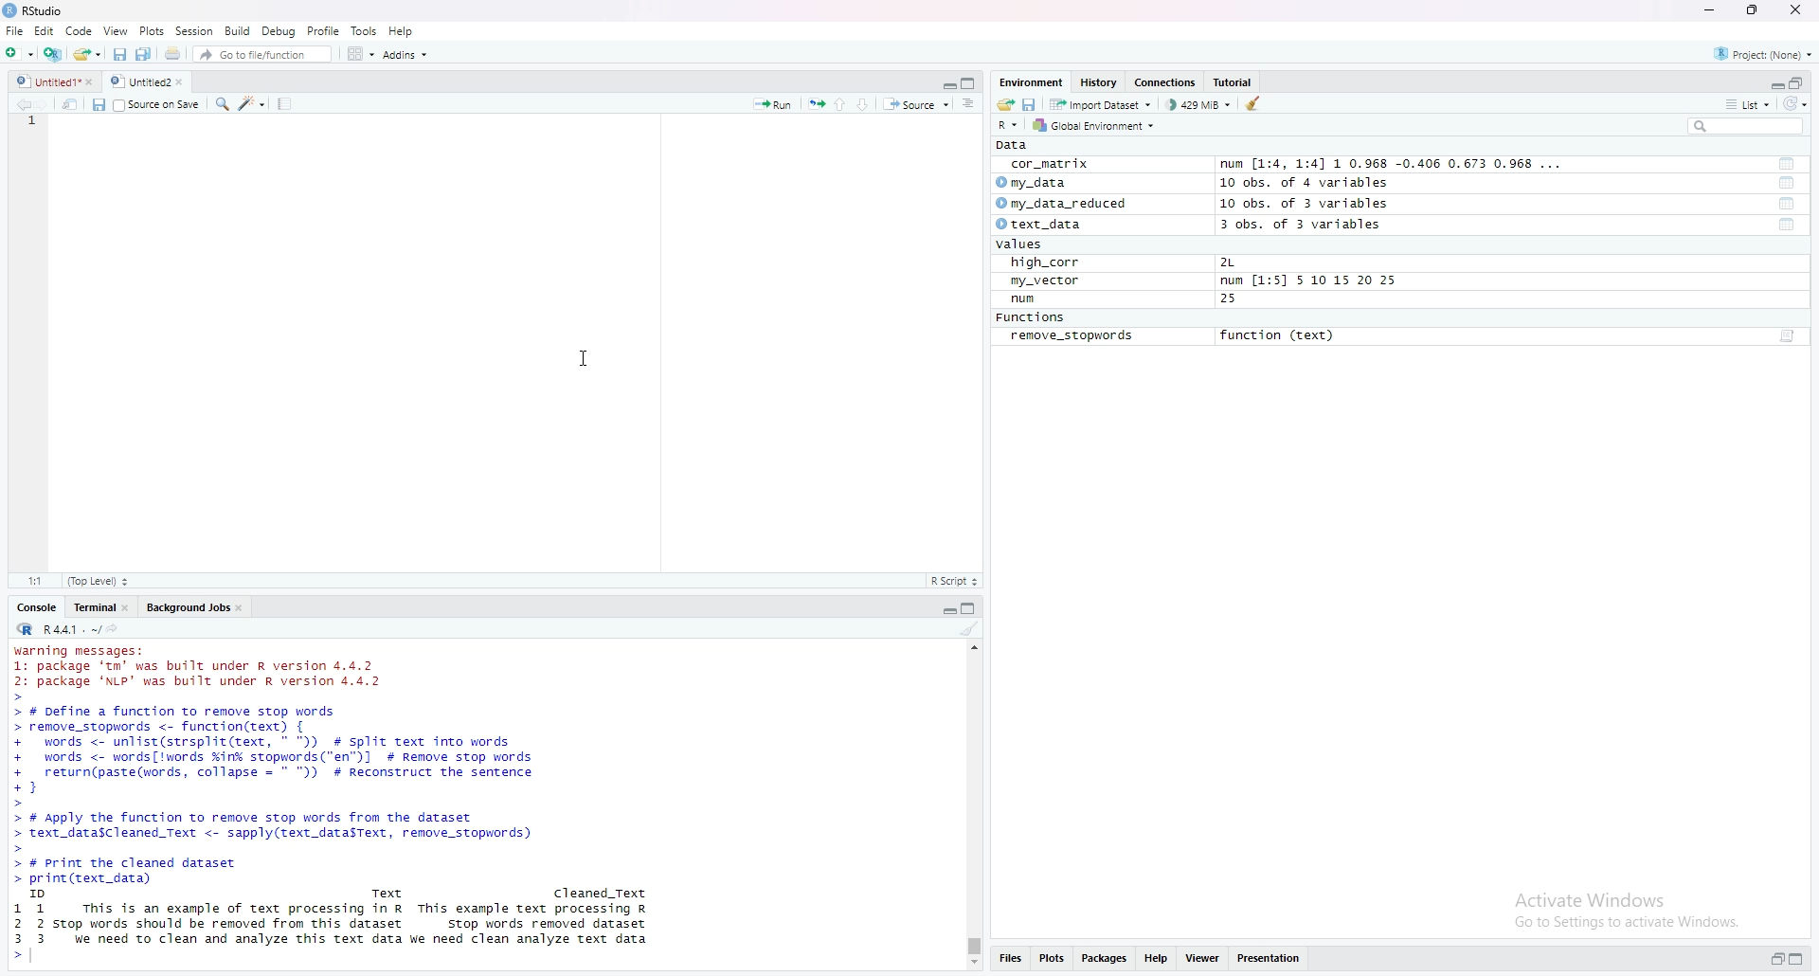 The height and width of the screenshot is (976, 1819). Describe the element at coordinates (861, 104) in the screenshot. I see `Next section` at that location.